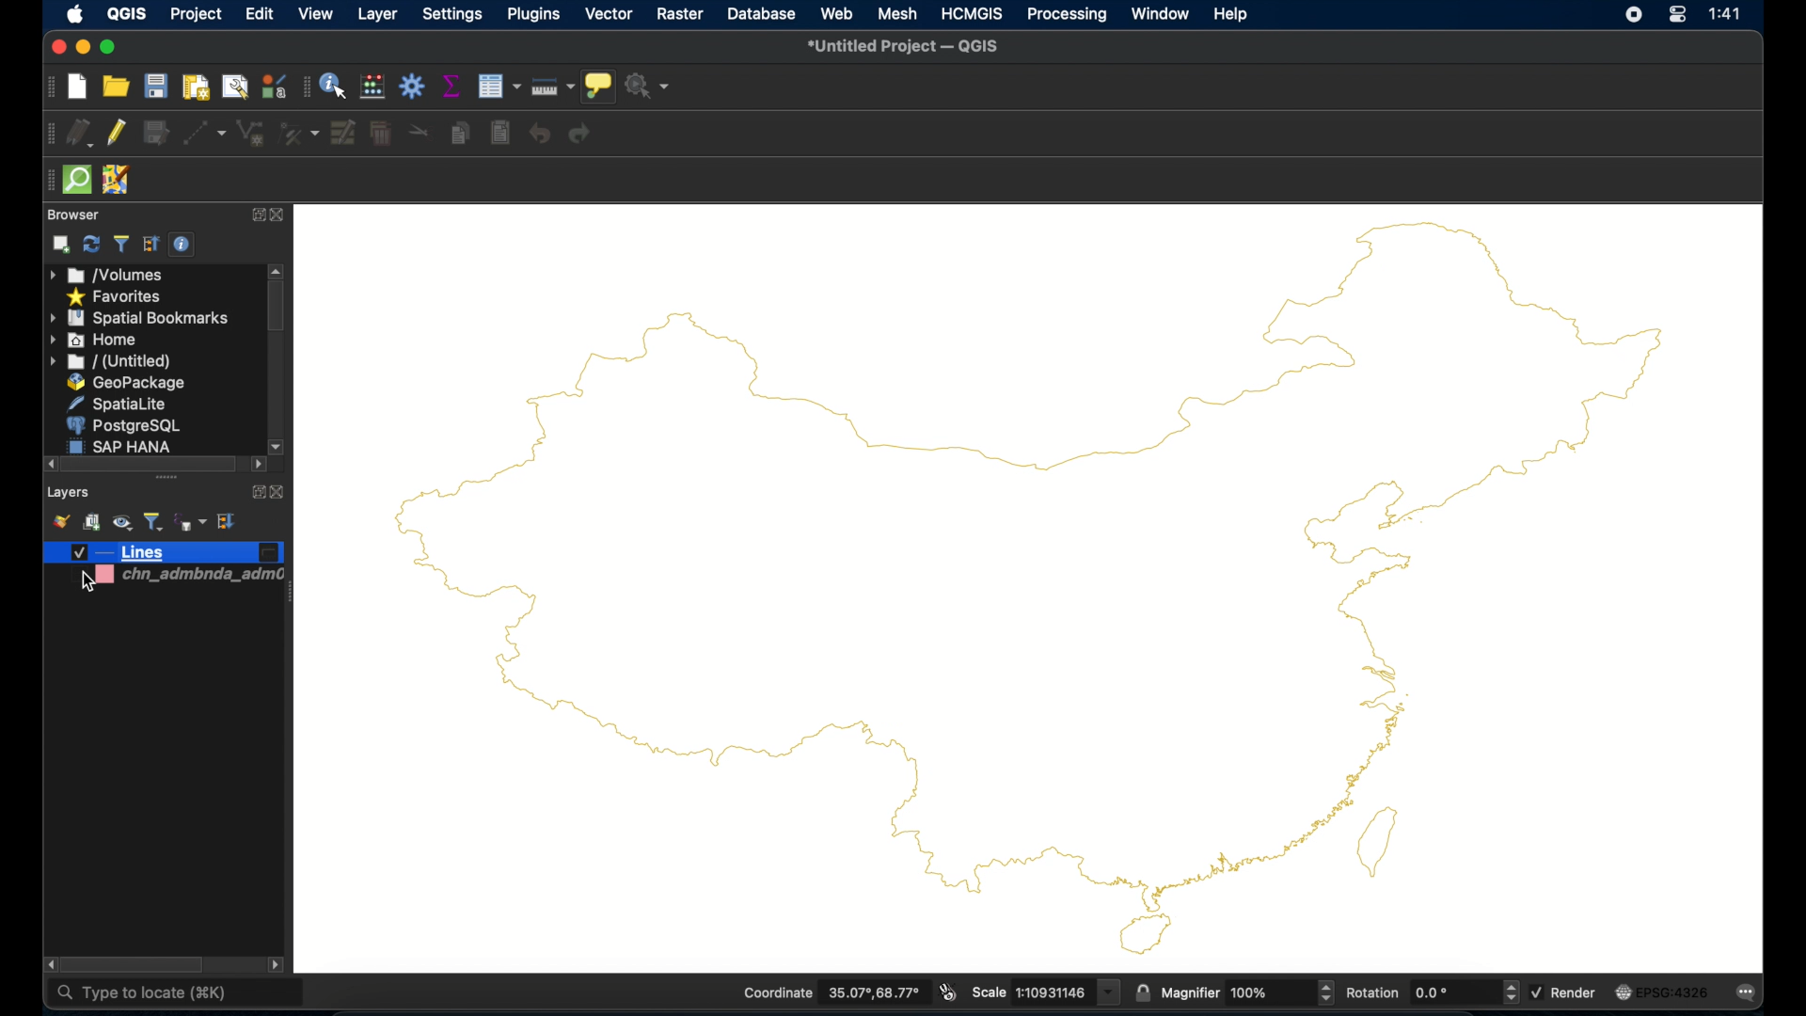 Image resolution: width=1806 pixels, height=1016 pixels. Describe the element at coordinates (59, 520) in the screenshot. I see `open layer styling panel` at that location.